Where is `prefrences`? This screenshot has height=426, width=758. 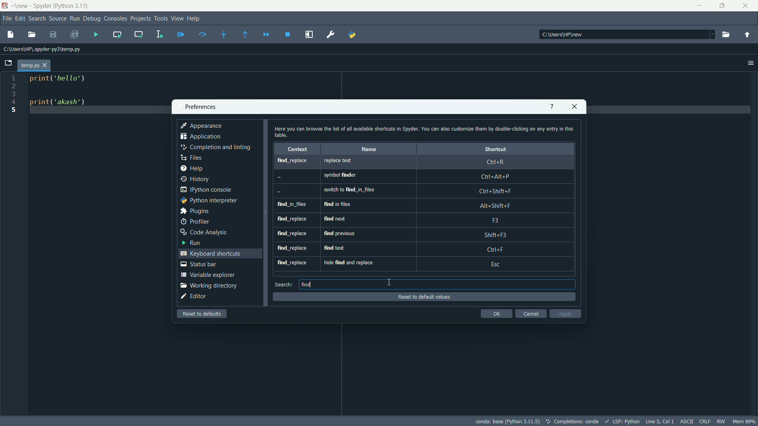
prefrences is located at coordinates (201, 107).